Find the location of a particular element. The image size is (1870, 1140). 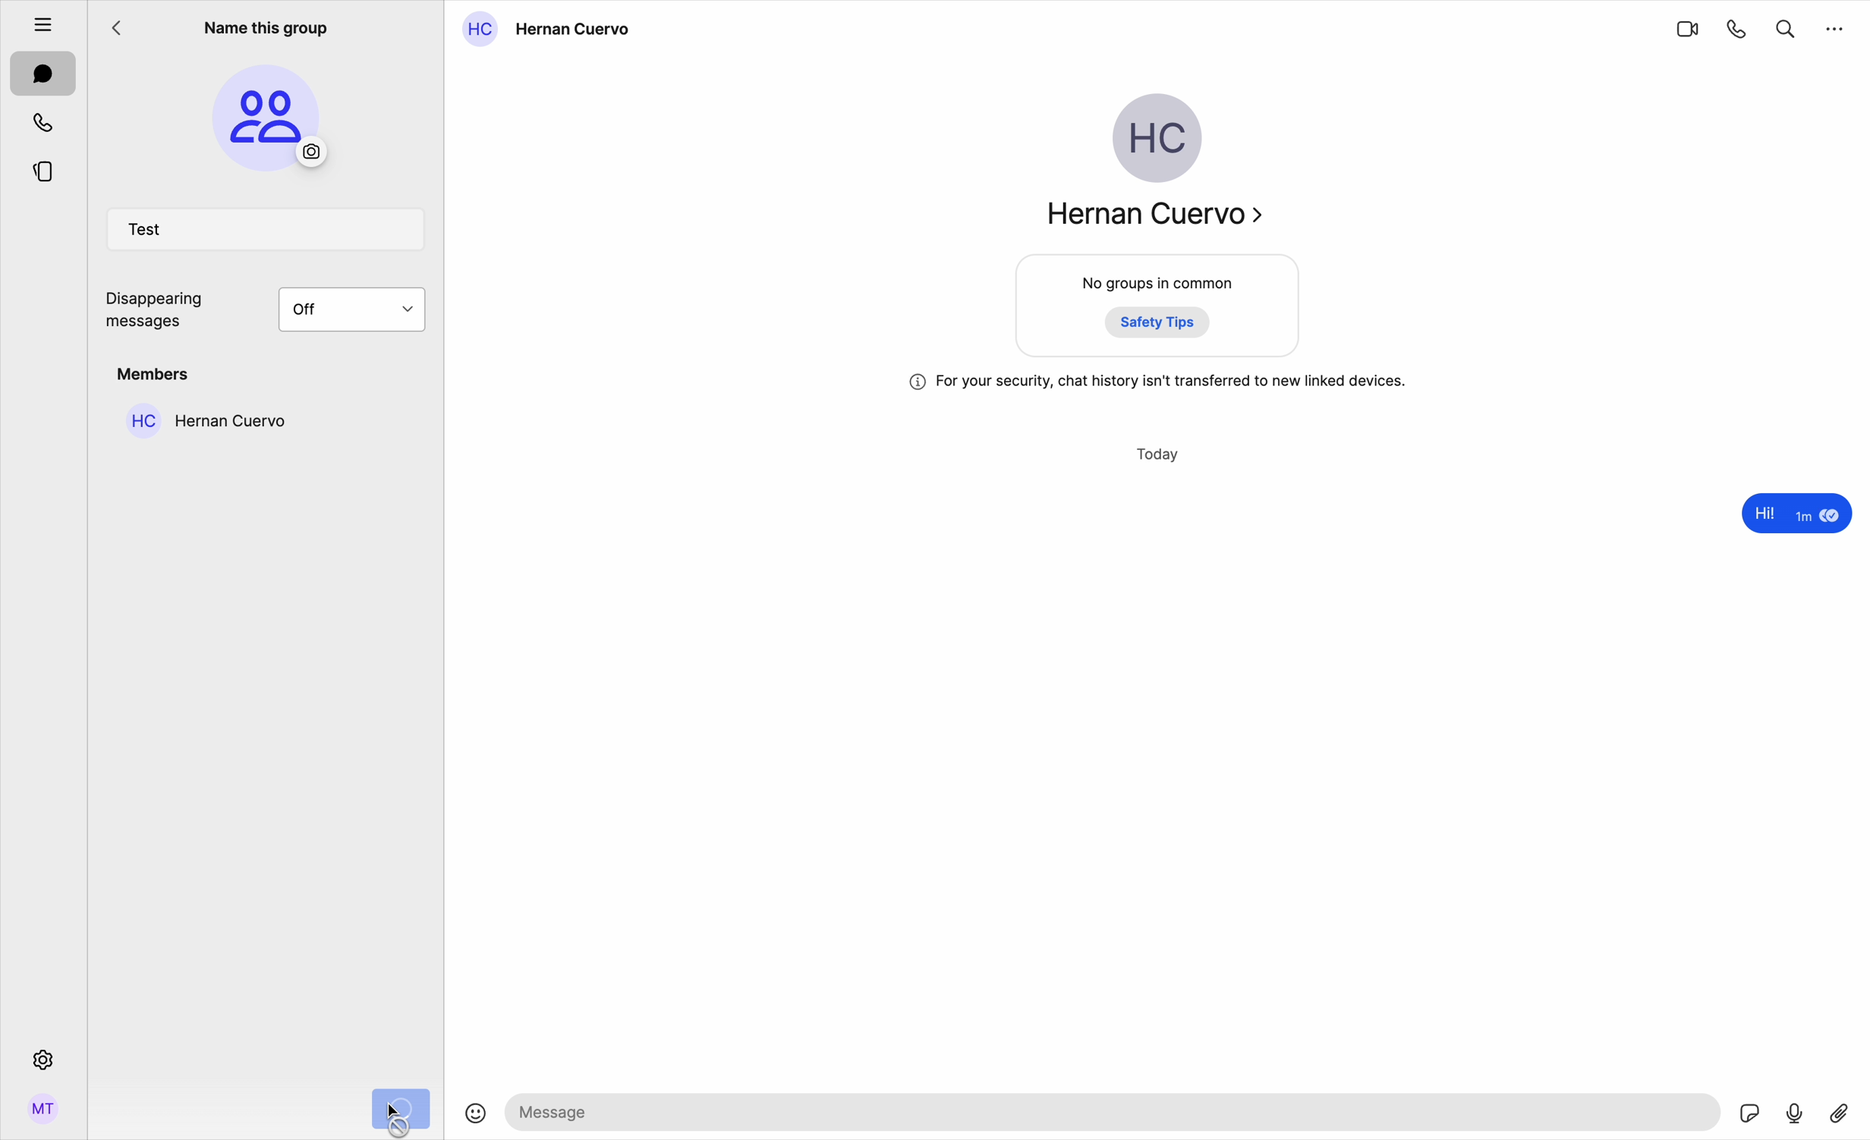

profile is located at coordinates (43, 1114).